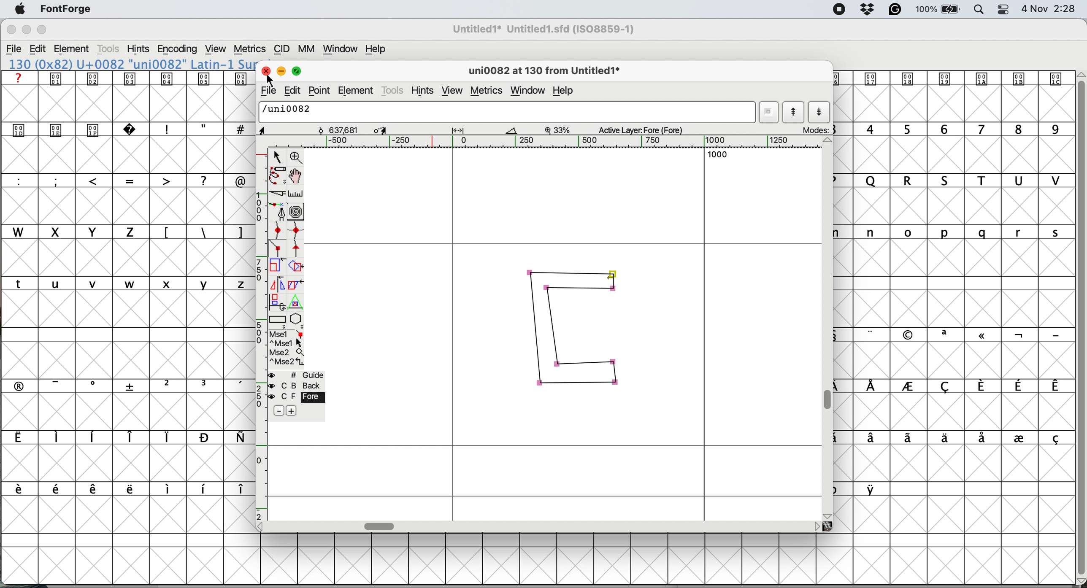  I want to click on symbols, so click(964, 335).